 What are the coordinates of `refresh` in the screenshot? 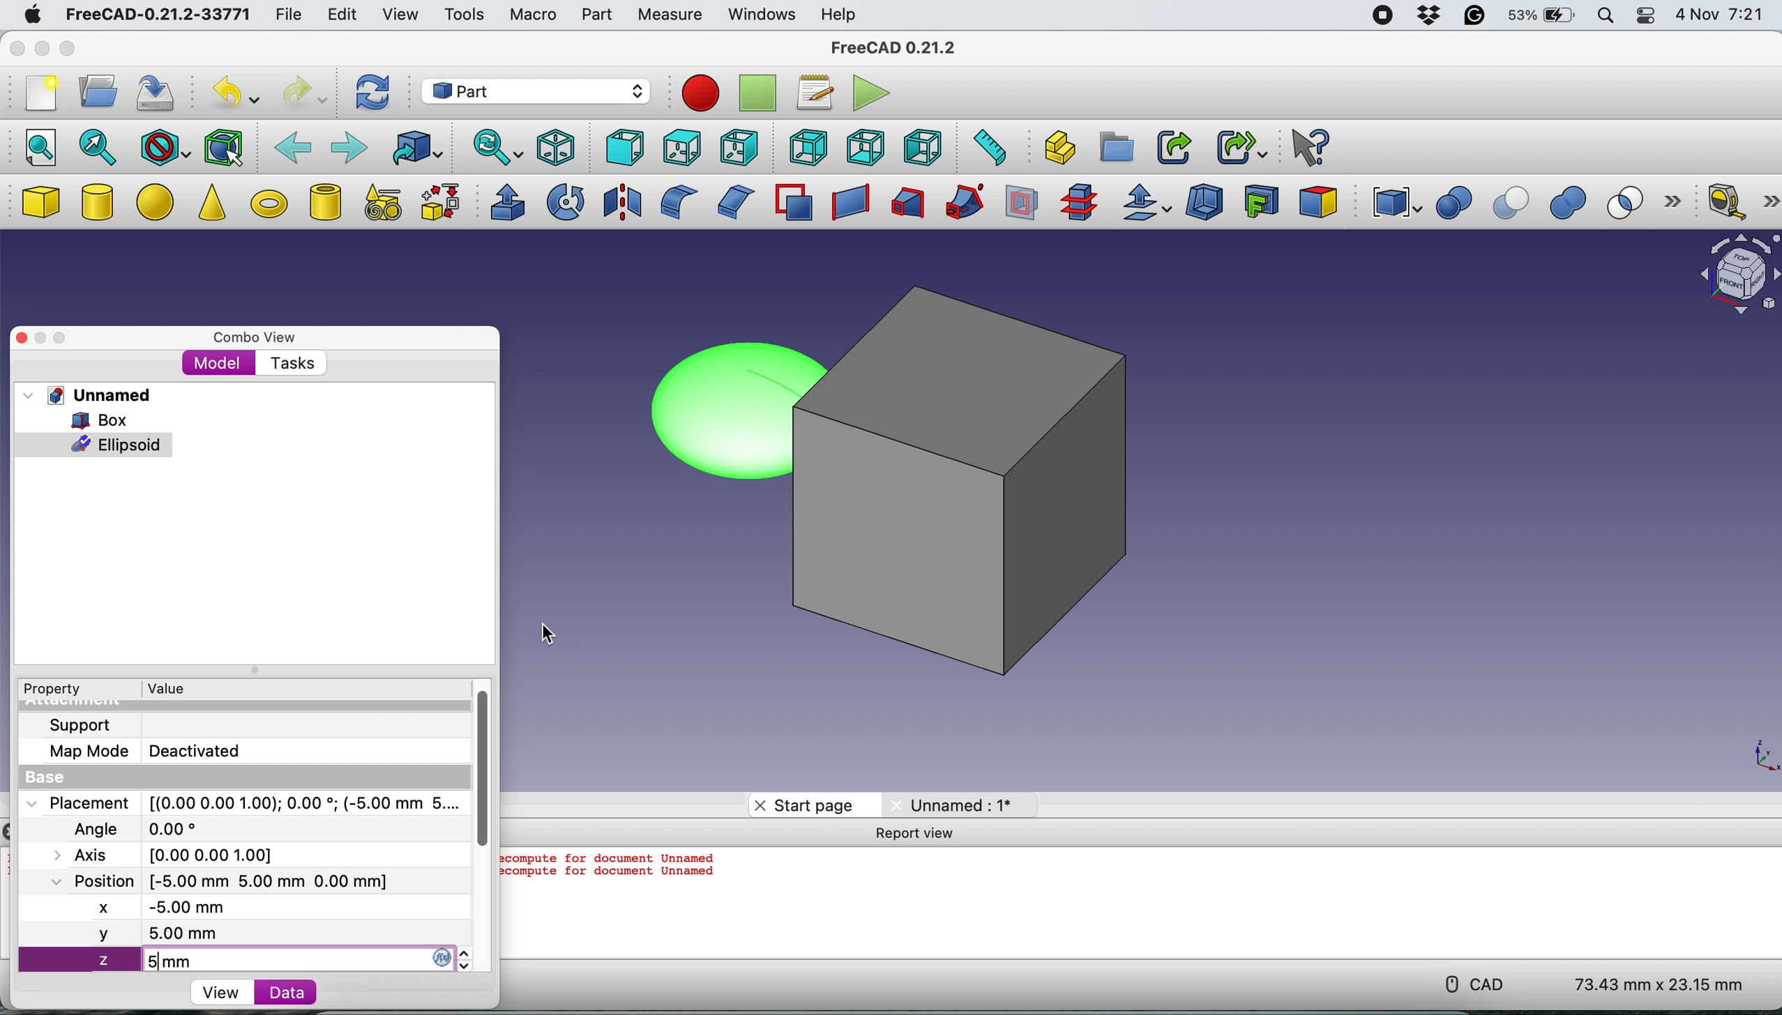 It's located at (372, 93).